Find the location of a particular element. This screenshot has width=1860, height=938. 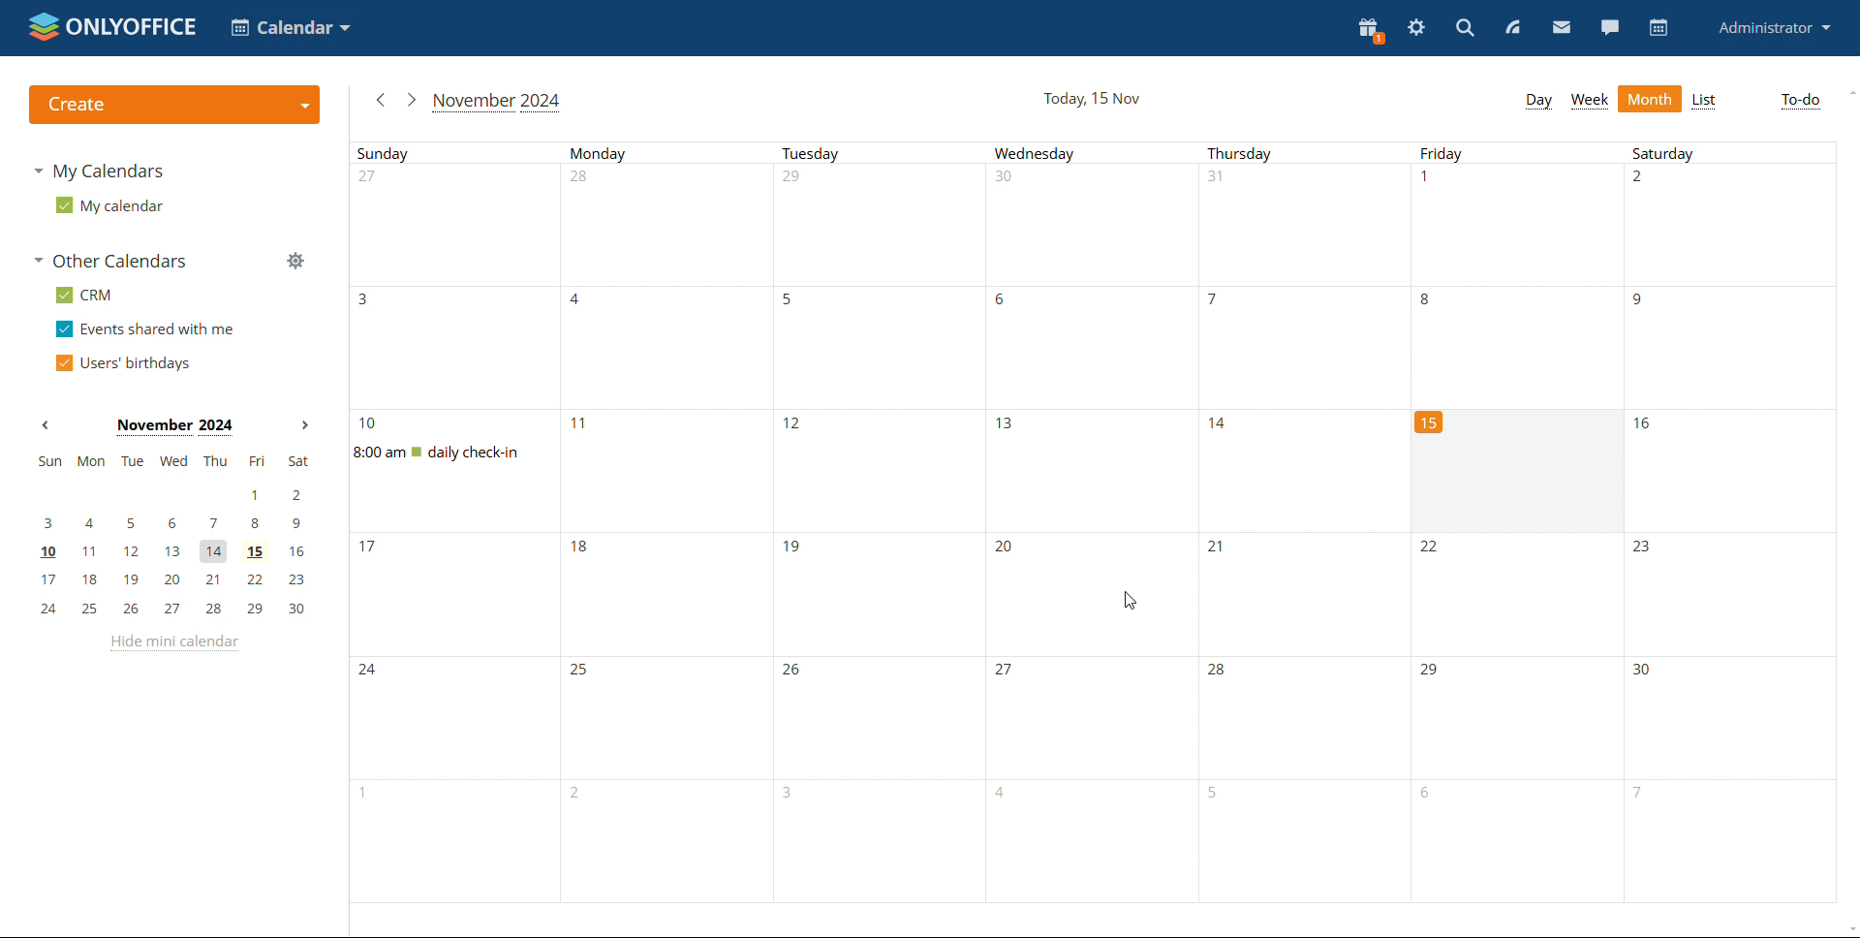

Number is located at coordinates (1435, 672).